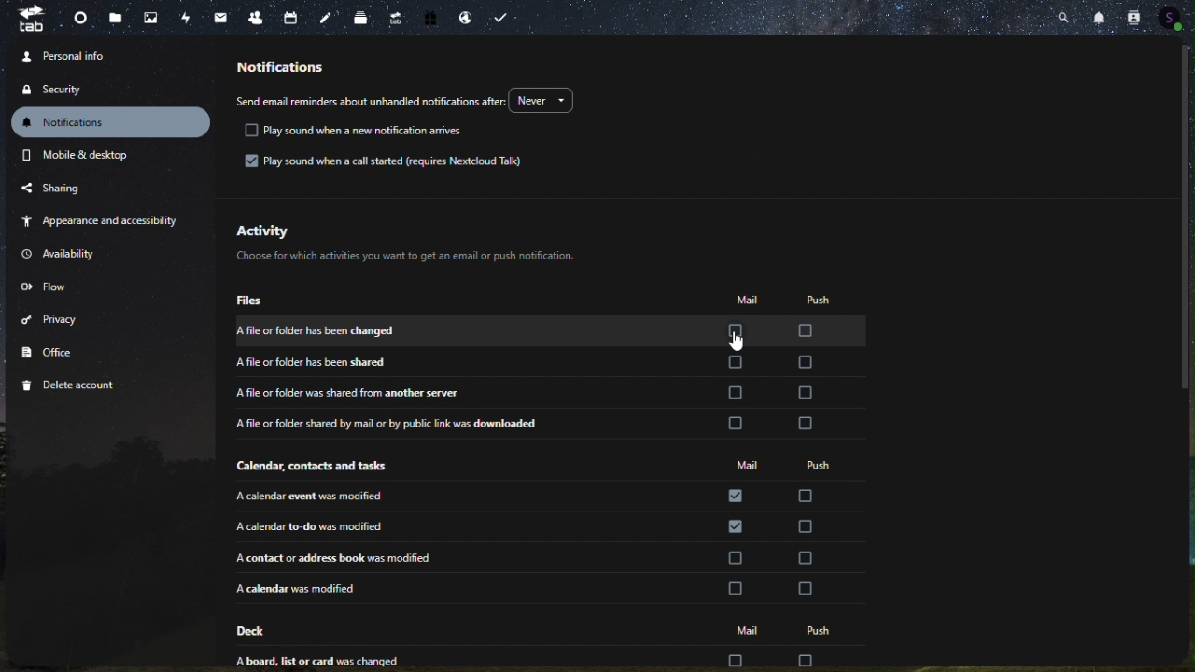 This screenshot has width=1195, height=672. What do you see at coordinates (110, 57) in the screenshot?
I see `personal info` at bounding box center [110, 57].